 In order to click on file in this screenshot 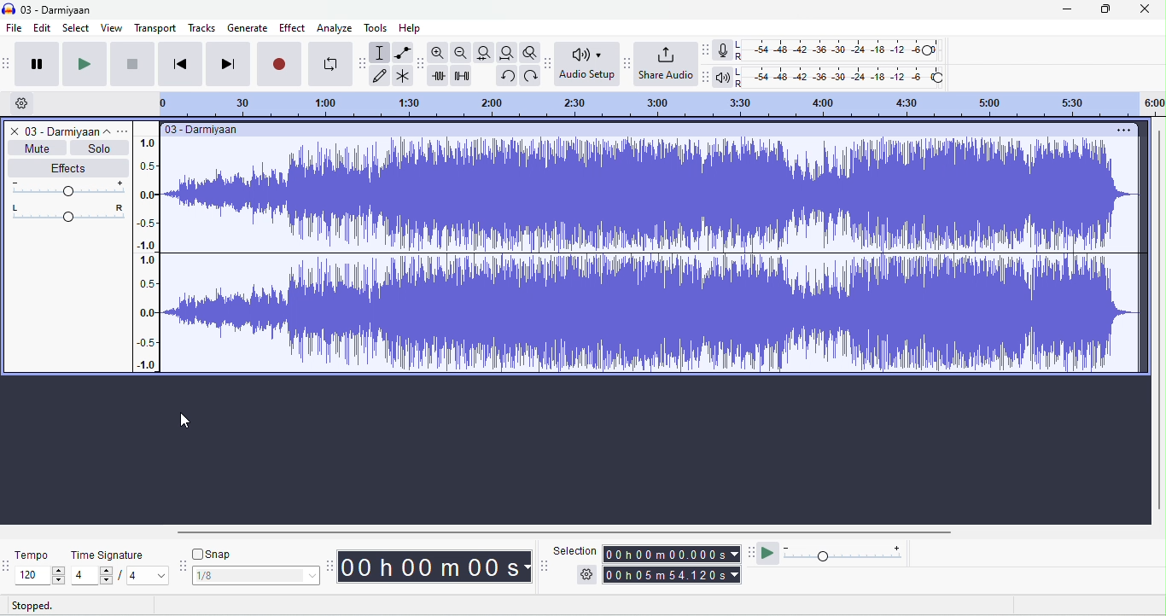, I will do `click(15, 29)`.